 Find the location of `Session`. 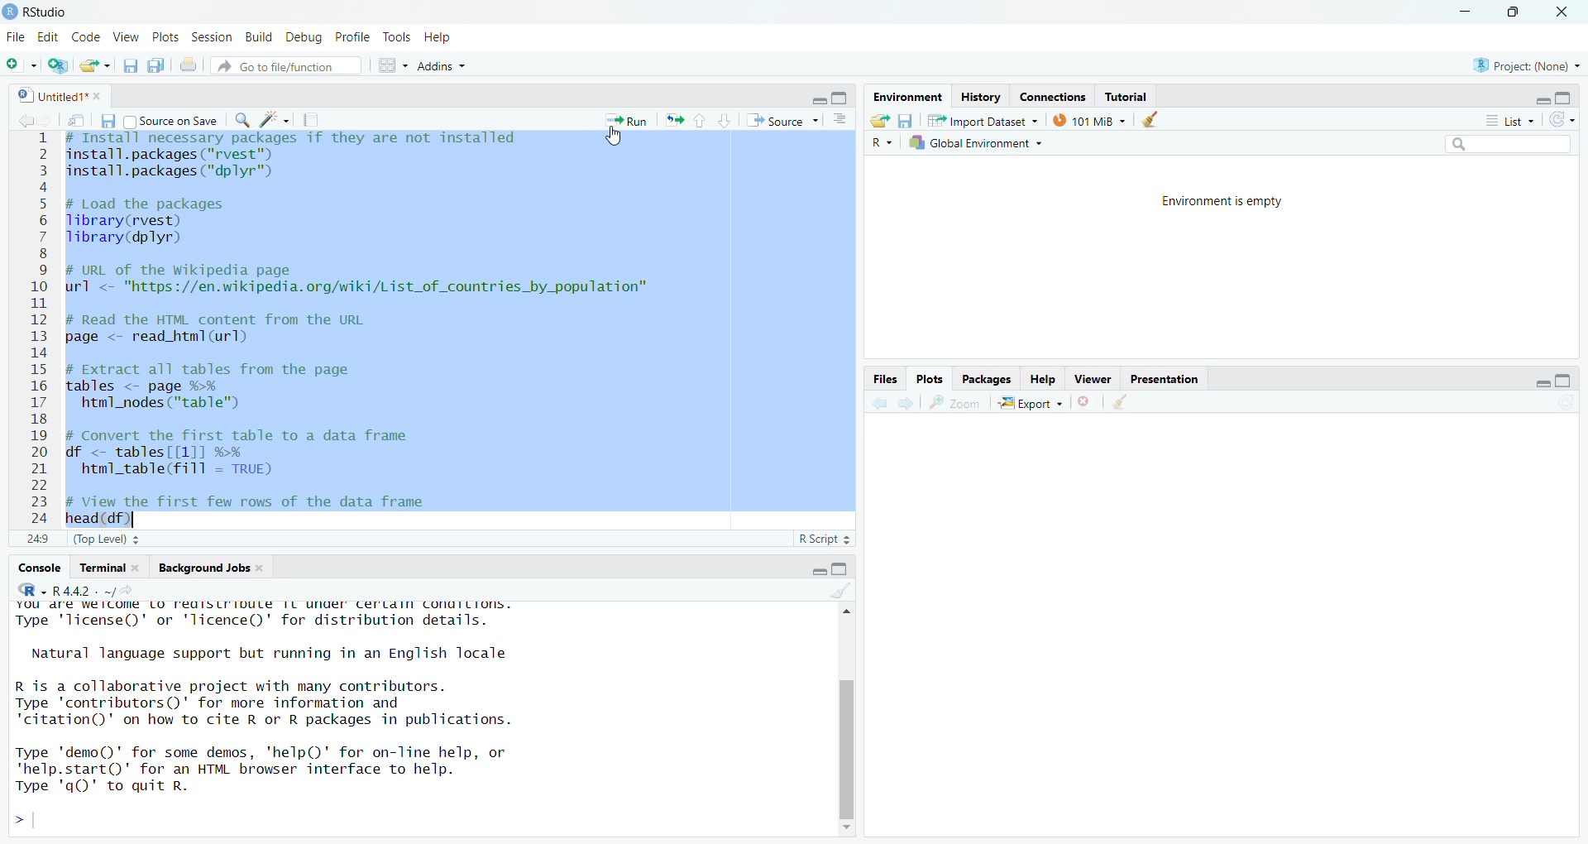

Session is located at coordinates (212, 37).